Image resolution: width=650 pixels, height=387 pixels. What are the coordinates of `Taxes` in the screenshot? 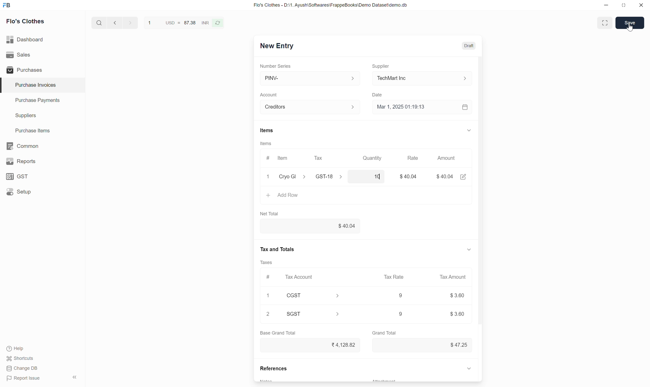 It's located at (268, 263).